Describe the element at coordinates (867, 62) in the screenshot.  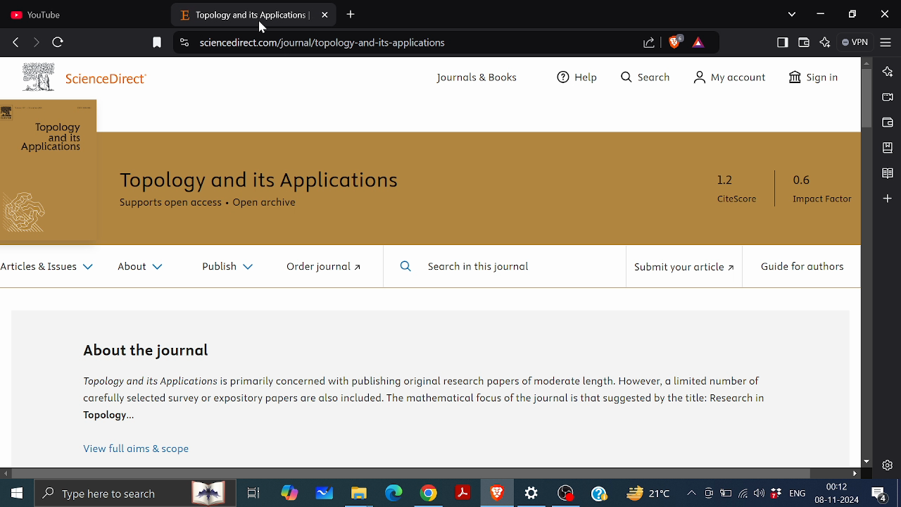
I see `Move up` at that location.